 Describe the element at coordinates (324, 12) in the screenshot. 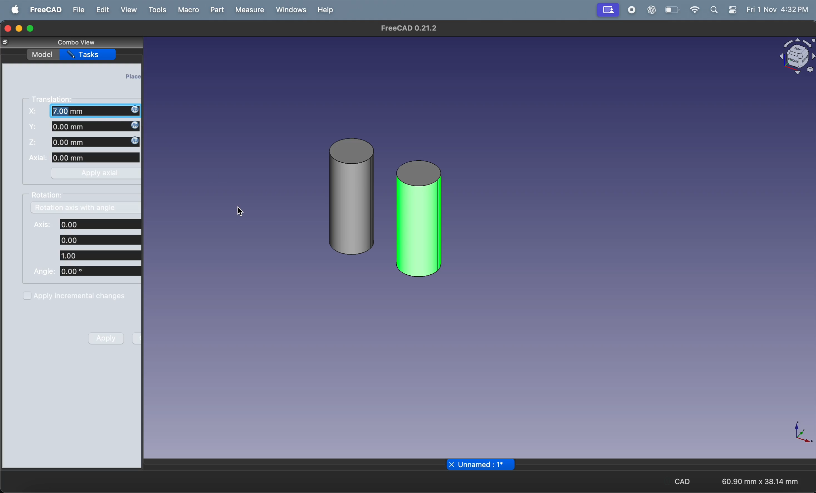

I see `help` at that location.